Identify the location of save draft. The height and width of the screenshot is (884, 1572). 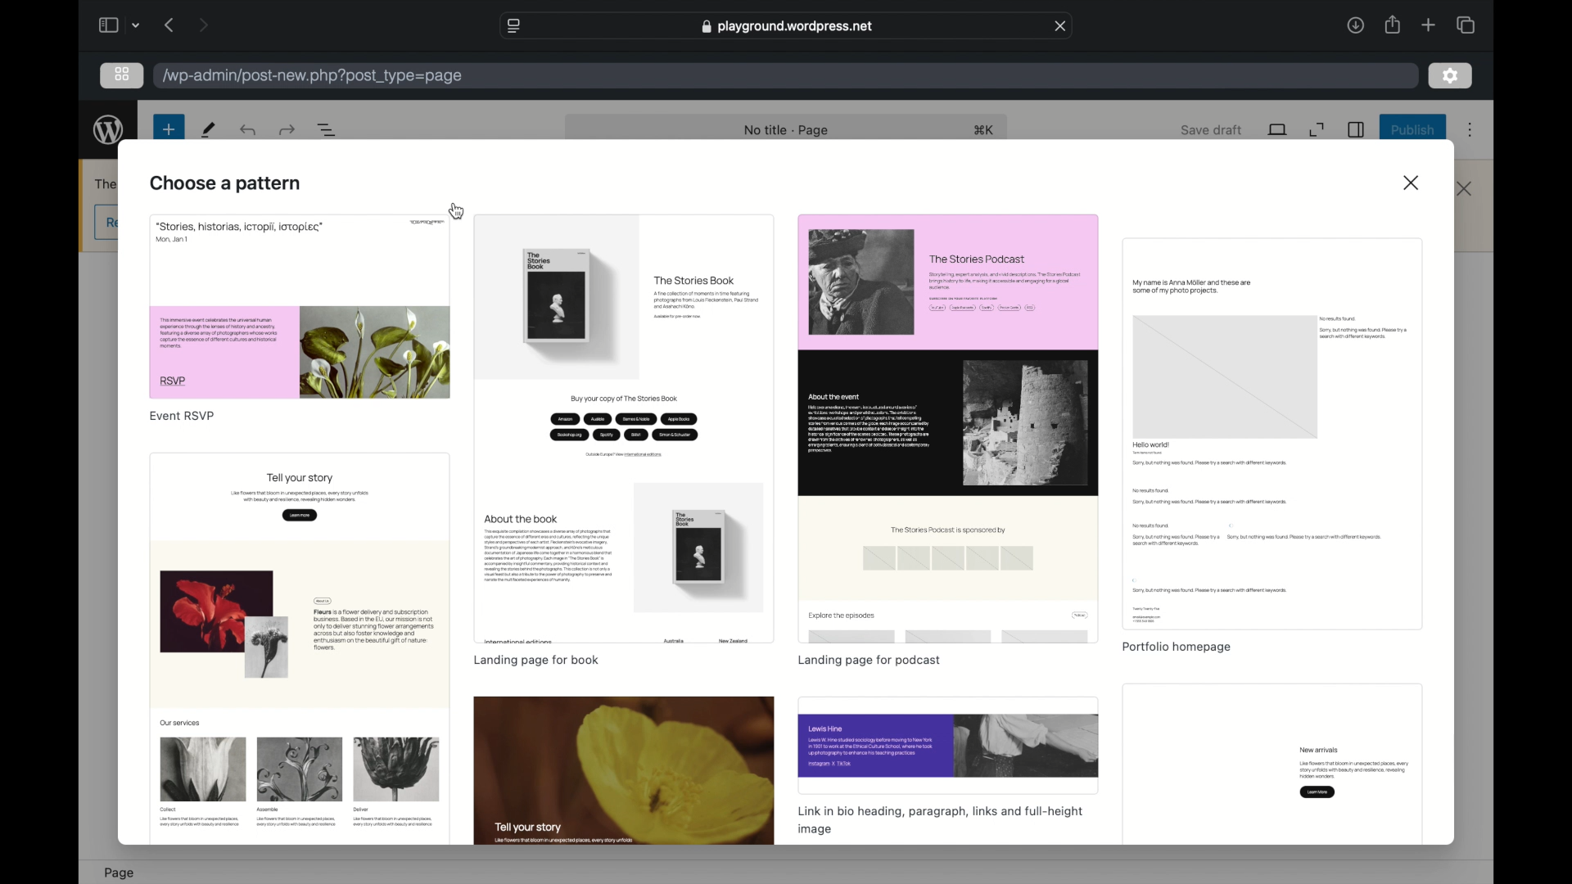
(1212, 129).